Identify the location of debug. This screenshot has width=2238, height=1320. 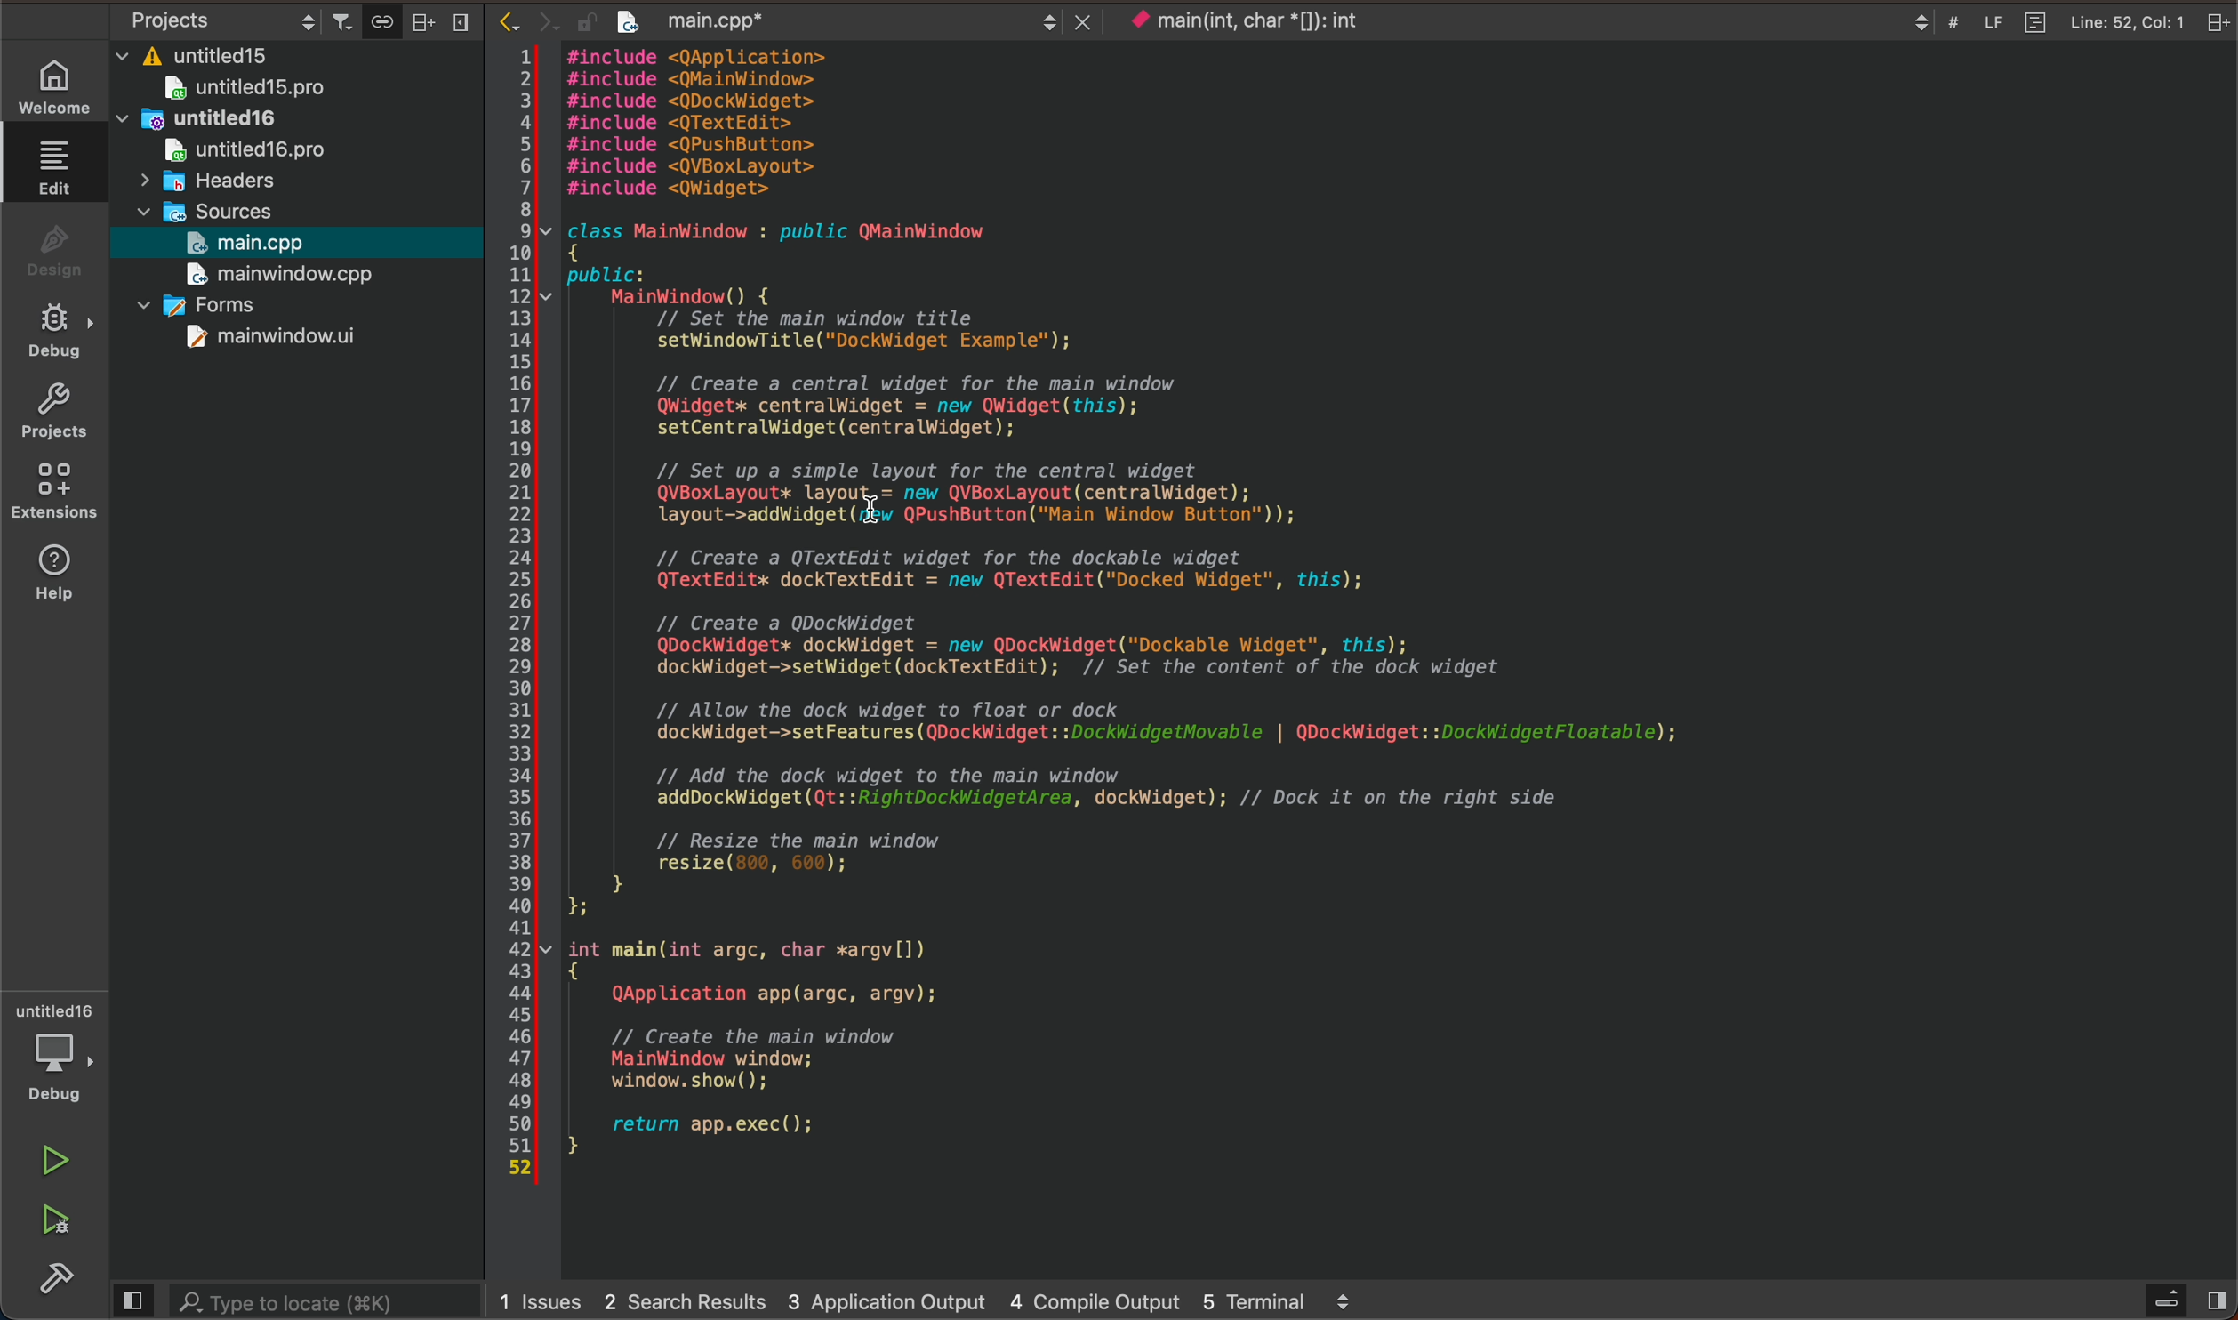
(58, 328).